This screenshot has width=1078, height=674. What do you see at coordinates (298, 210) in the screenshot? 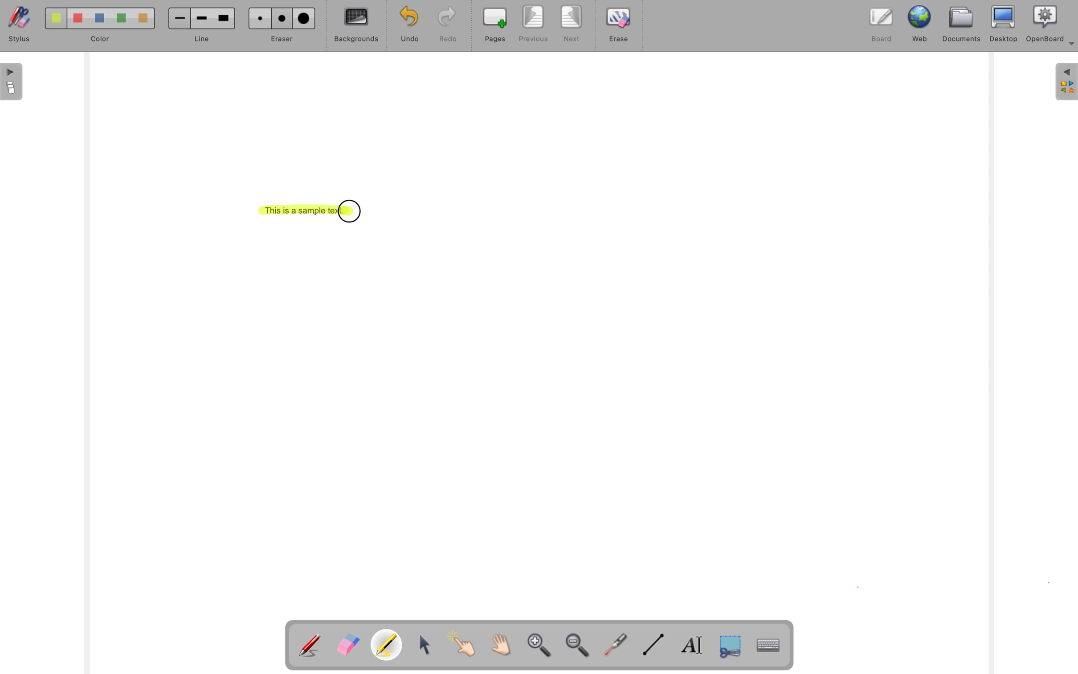
I see `This is a sample text` at bounding box center [298, 210].